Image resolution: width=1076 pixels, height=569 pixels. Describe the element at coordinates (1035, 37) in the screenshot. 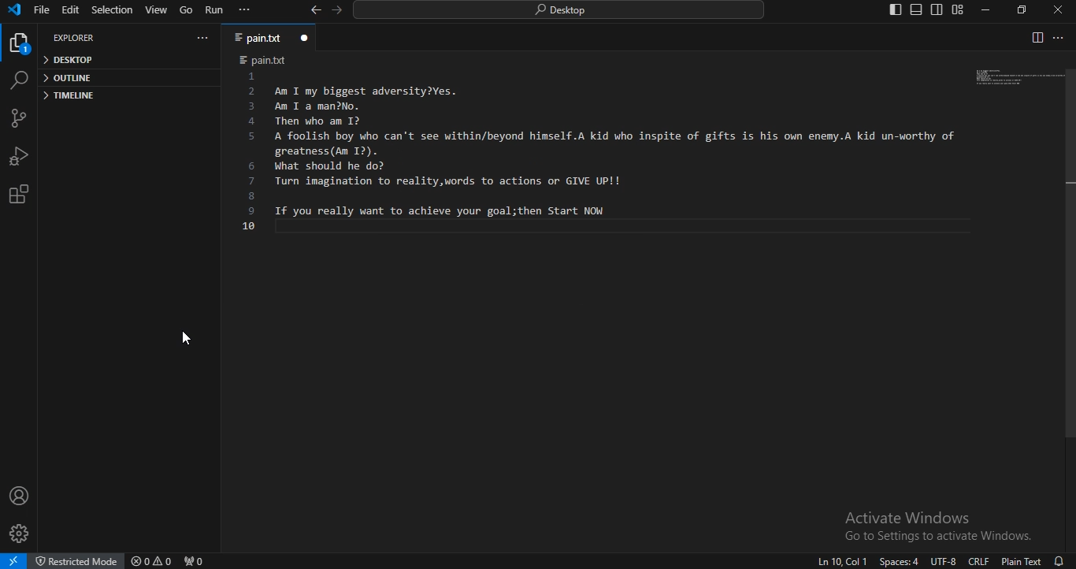

I see `split editor right` at that location.